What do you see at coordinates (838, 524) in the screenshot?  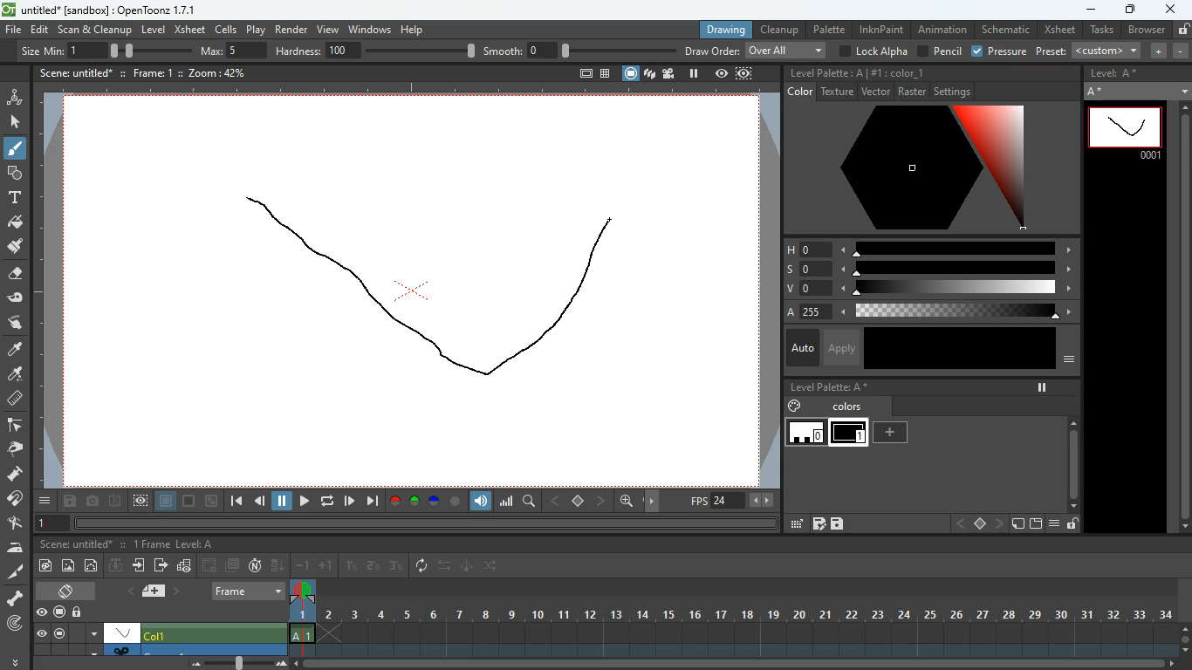 I see `save` at bounding box center [838, 524].